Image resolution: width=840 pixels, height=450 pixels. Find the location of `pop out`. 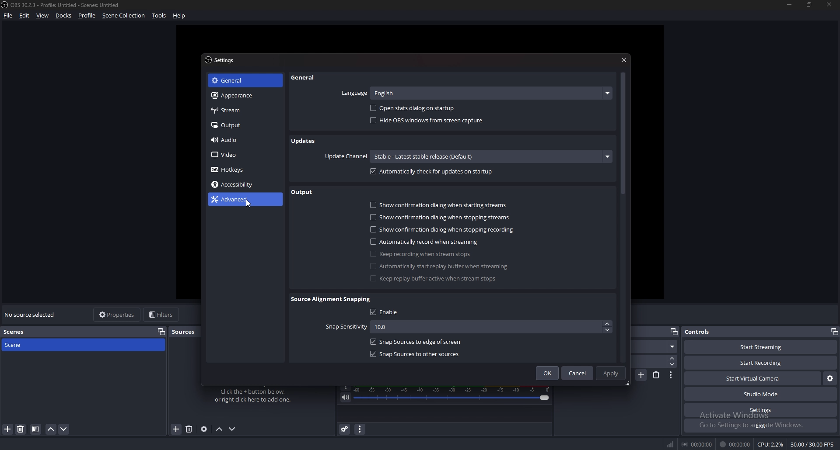

pop out is located at coordinates (674, 331).